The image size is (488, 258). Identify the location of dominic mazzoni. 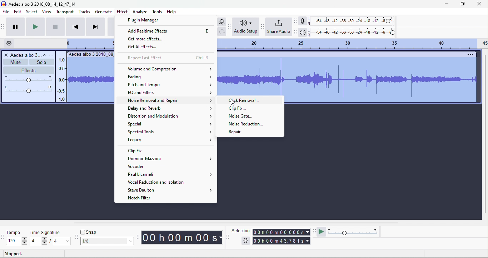
(169, 159).